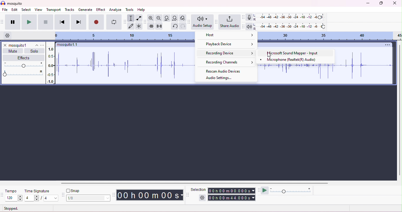 The height and width of the screenshot is (212, 402). I want to click on audio set up, so click(202, 22).